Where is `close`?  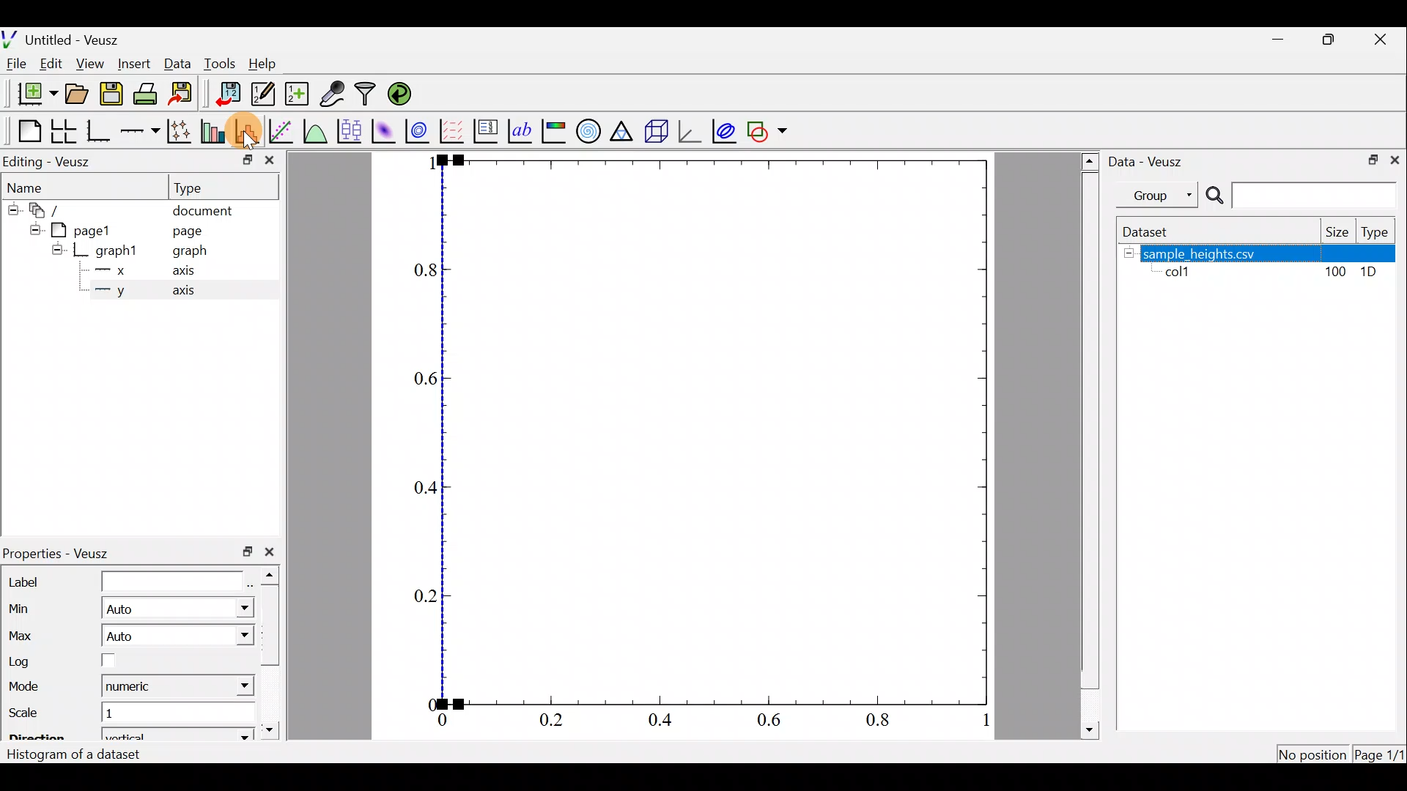
close is located at coordinates (1397, 160).